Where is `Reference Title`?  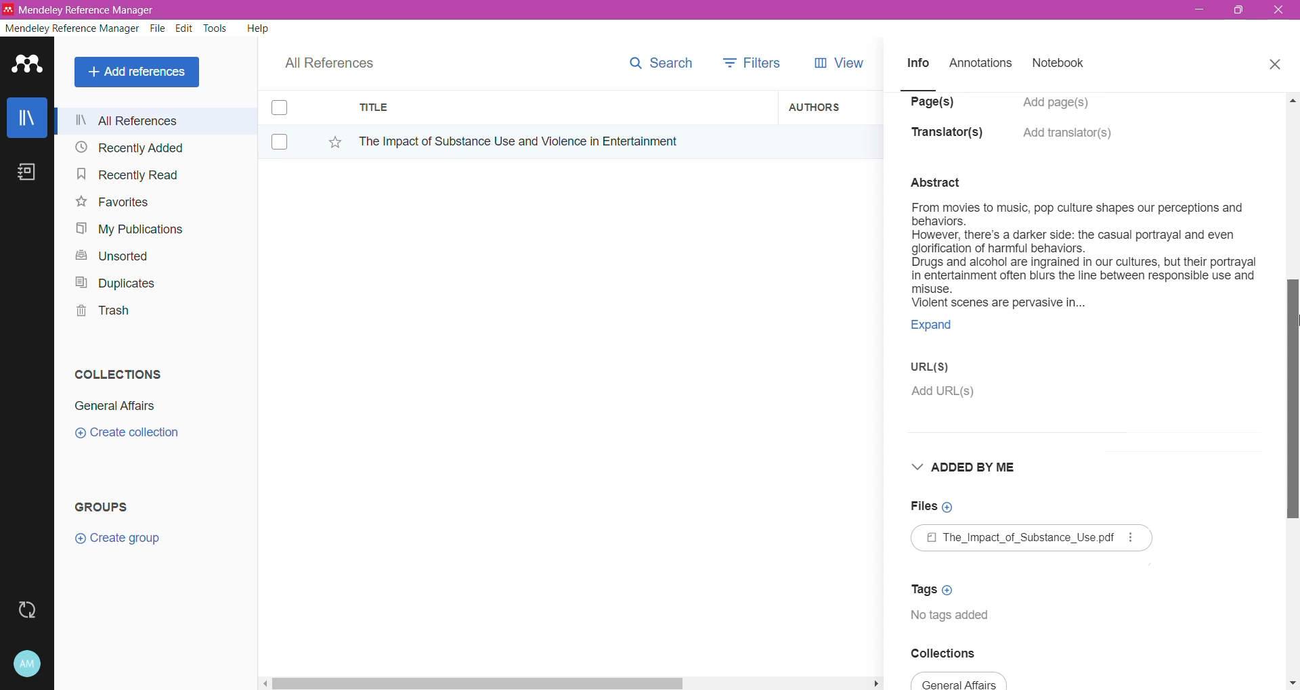
Reference Title is located at coordinates (561, 141).